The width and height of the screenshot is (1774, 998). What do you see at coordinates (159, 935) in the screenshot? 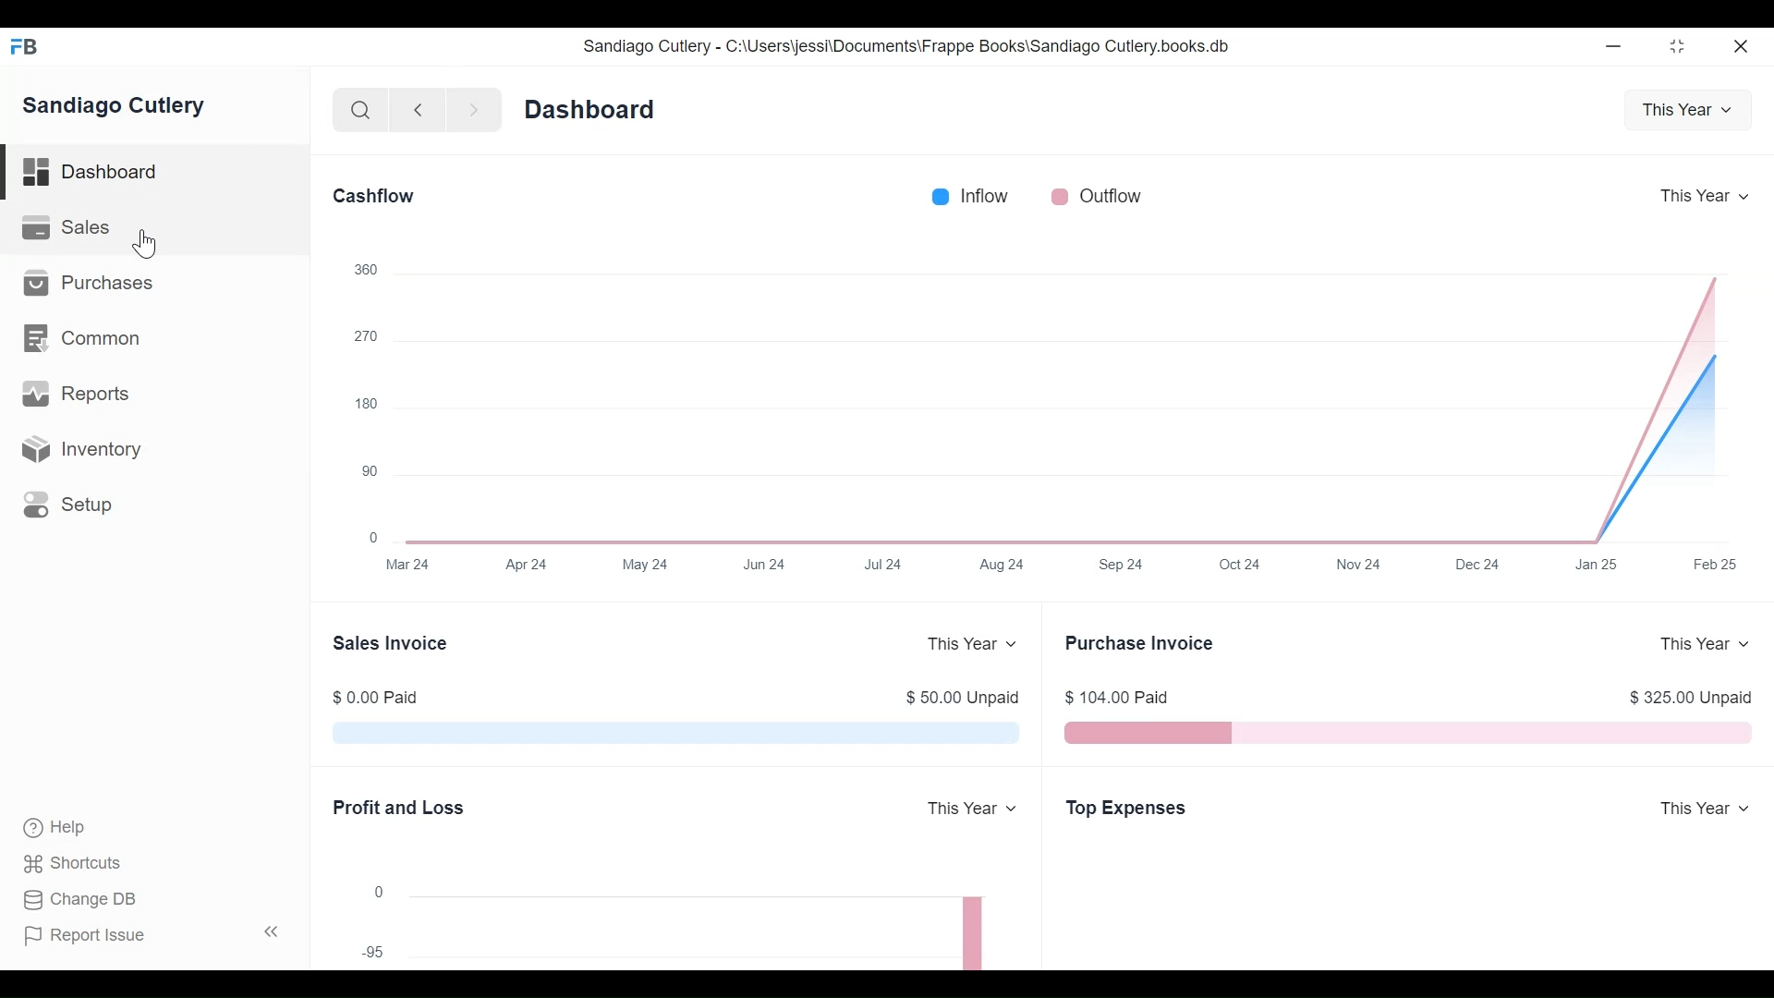
I see `Report Issue` at bounding box center [159, 935].